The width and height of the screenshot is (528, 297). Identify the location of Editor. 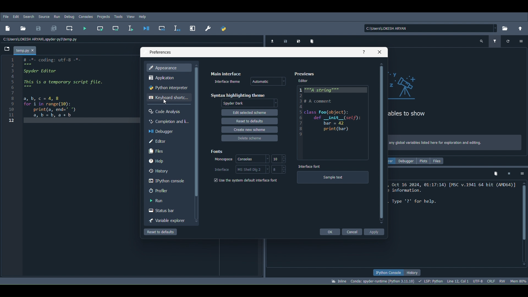
(167, 142).